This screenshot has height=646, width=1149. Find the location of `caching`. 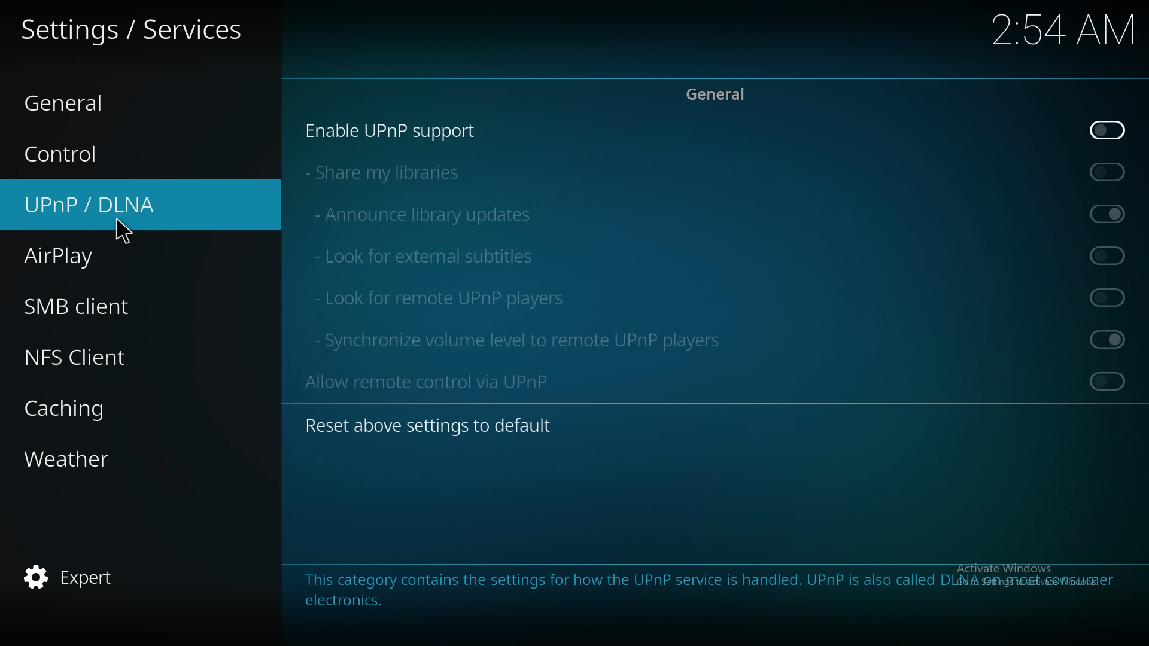

caching is located at coordinates (80, 407).